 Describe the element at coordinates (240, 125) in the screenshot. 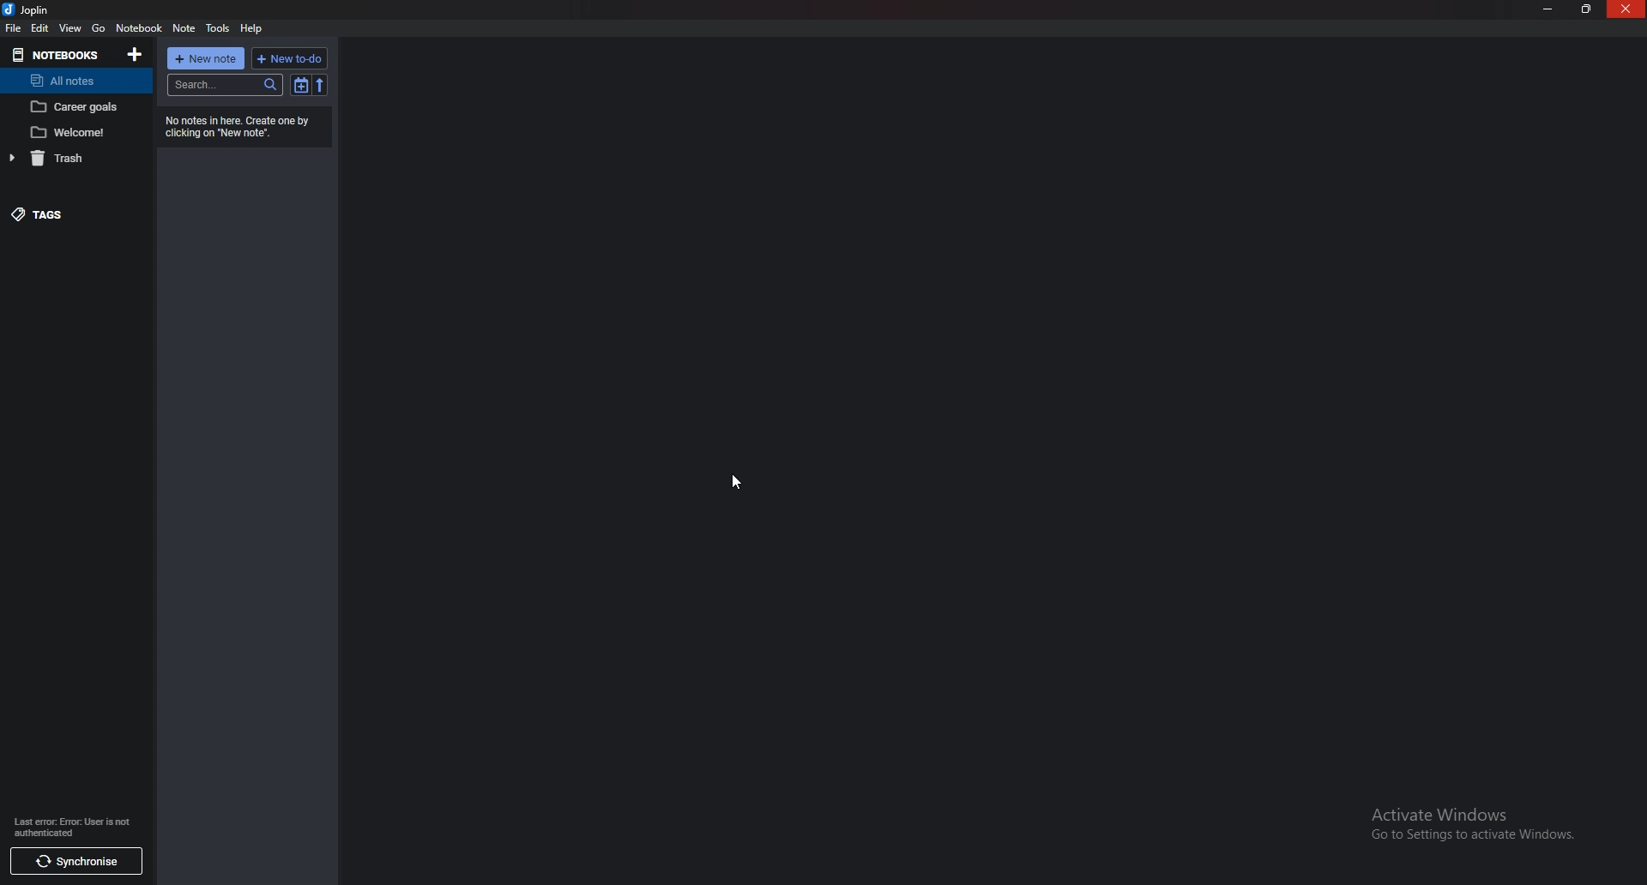

I see `Info` at that location.